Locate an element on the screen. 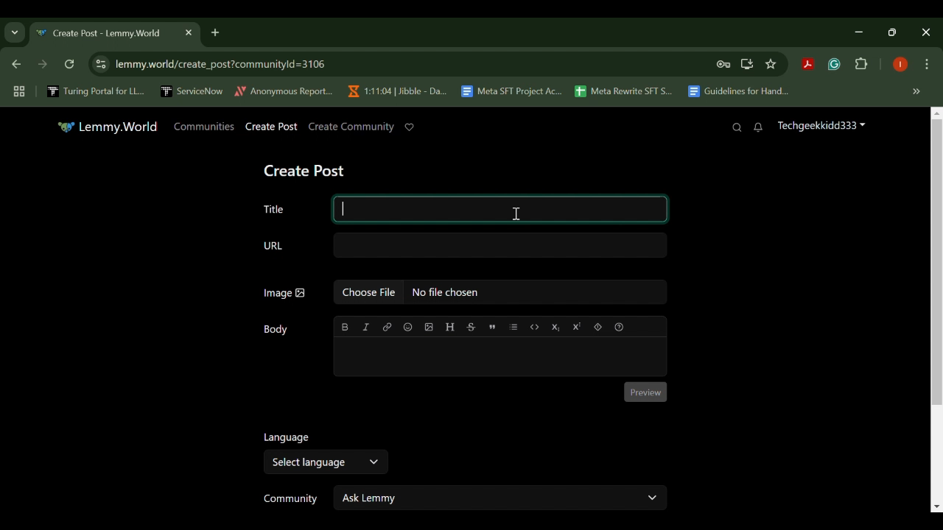 The image size is (943, 530). Language is located at coordinates (284, 437).